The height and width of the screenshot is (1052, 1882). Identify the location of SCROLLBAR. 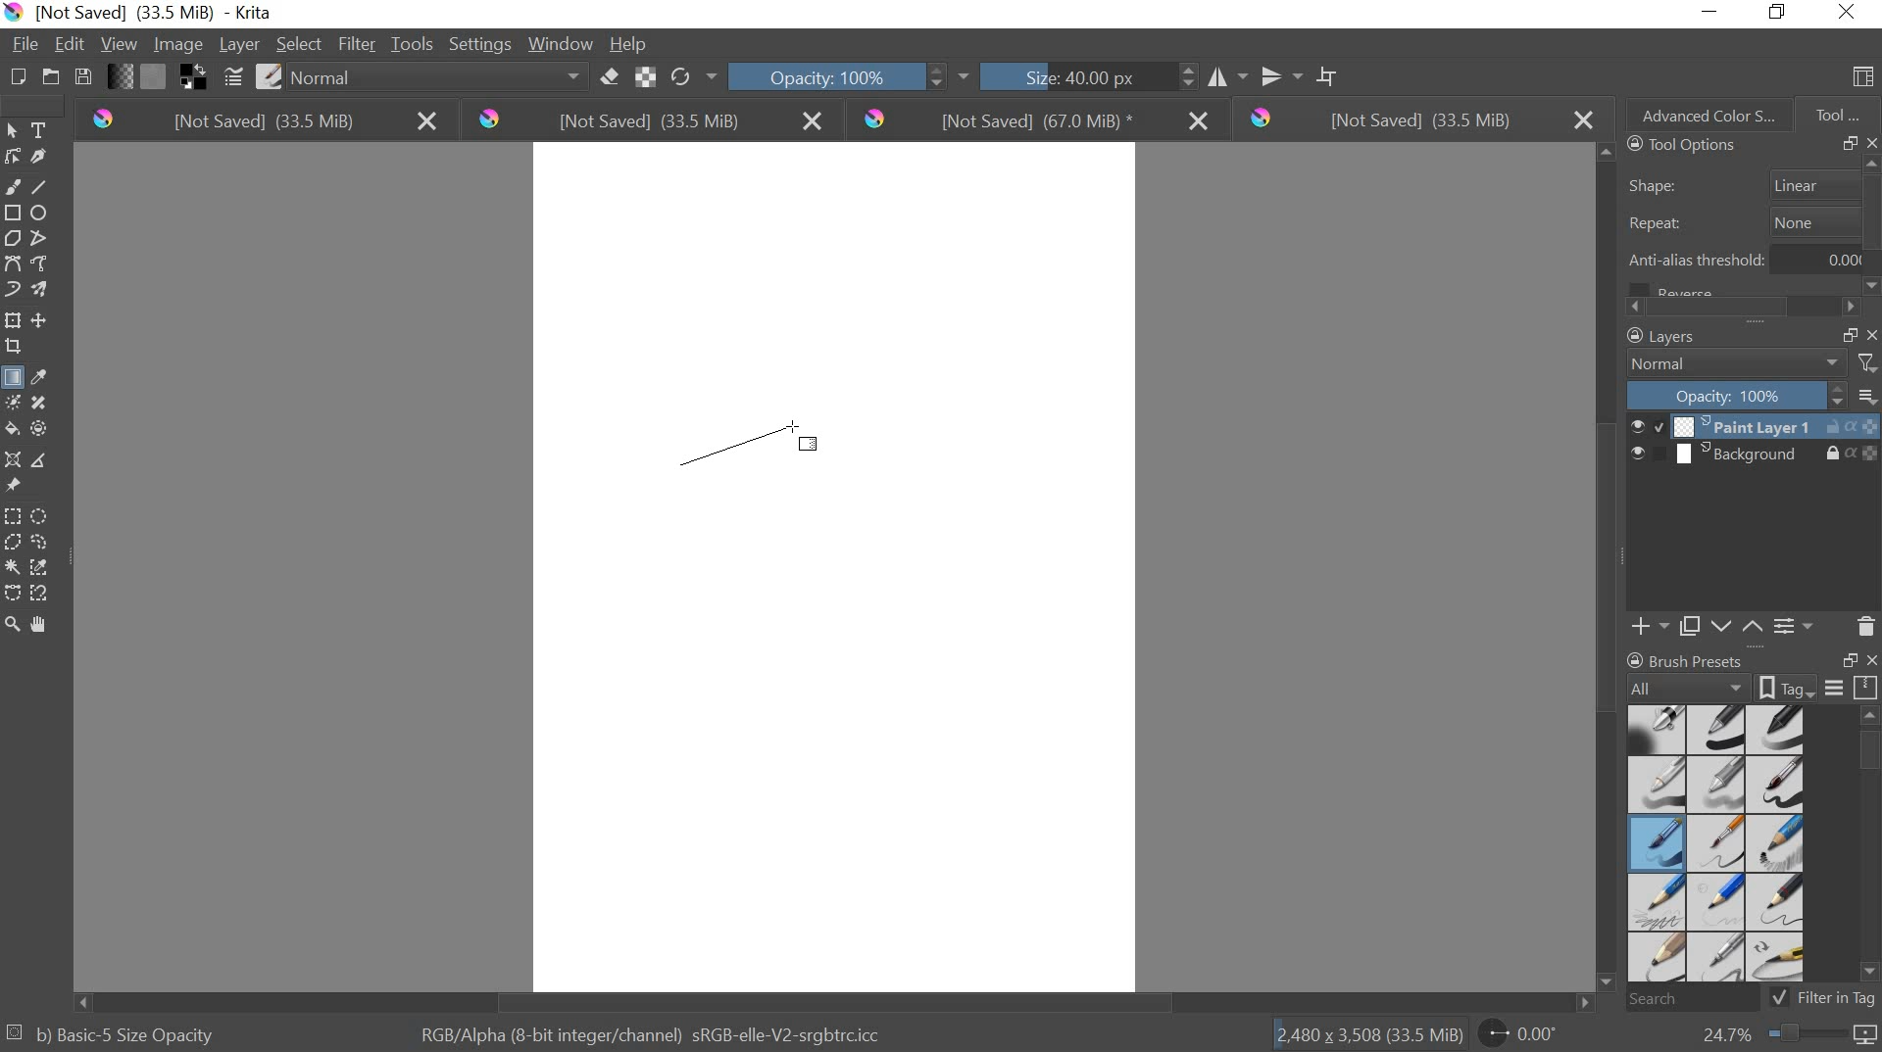
(1749, 308).